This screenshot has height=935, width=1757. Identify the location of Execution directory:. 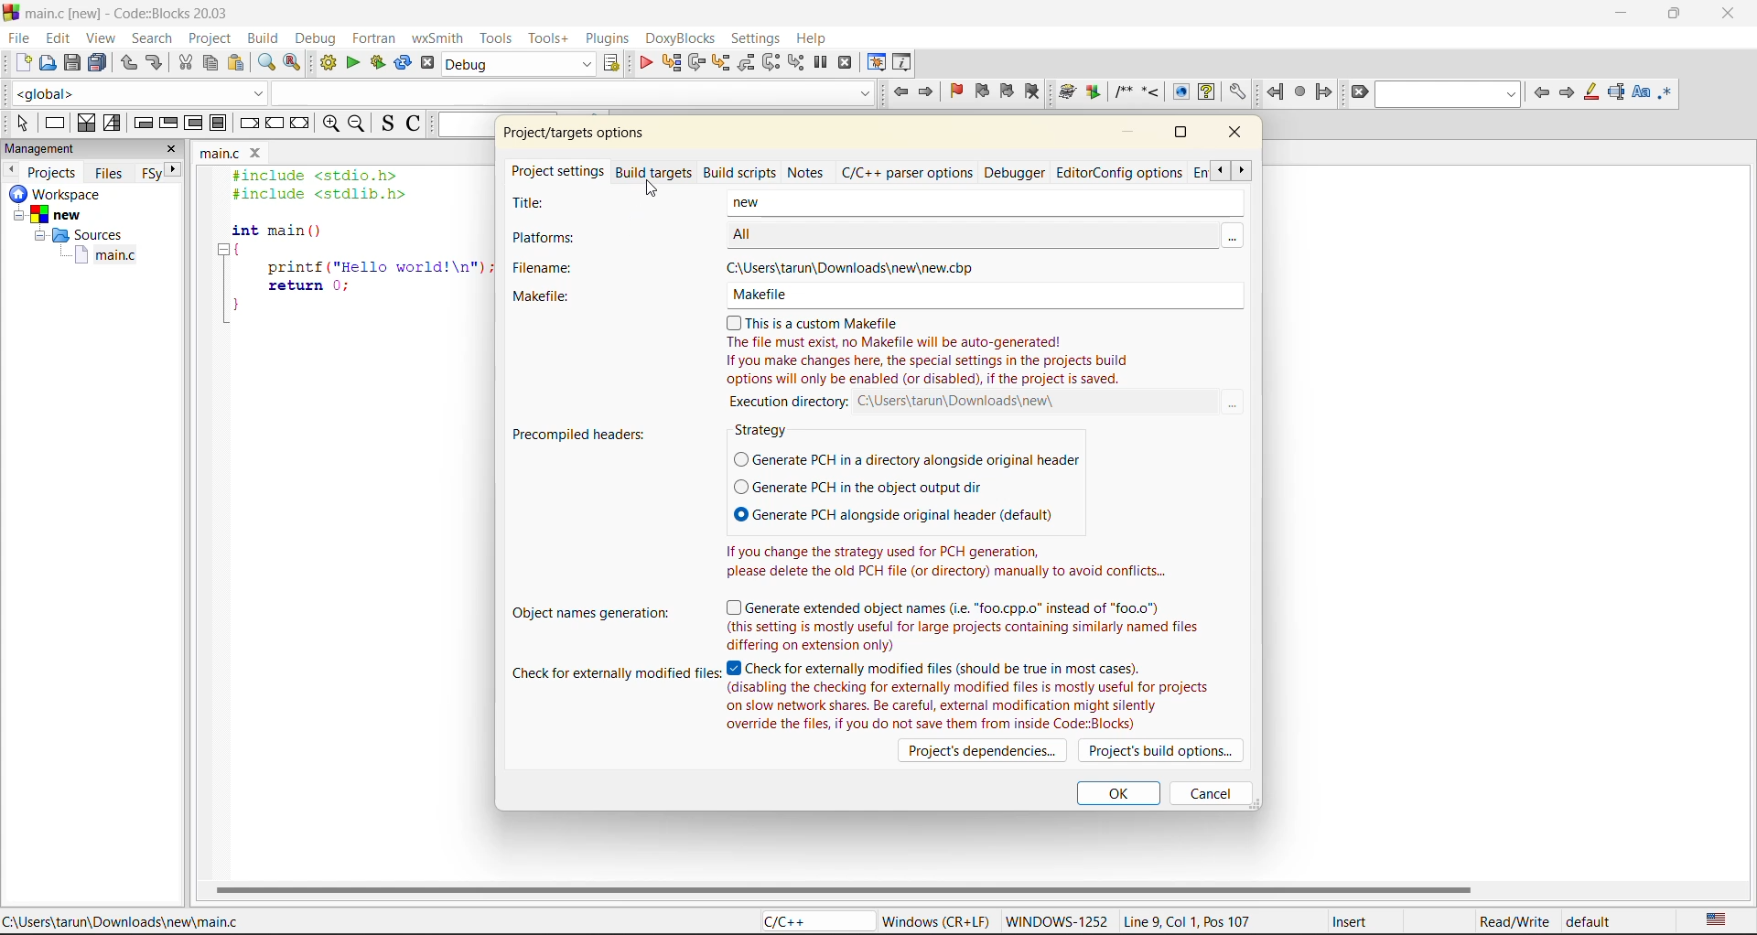
(791, 401).